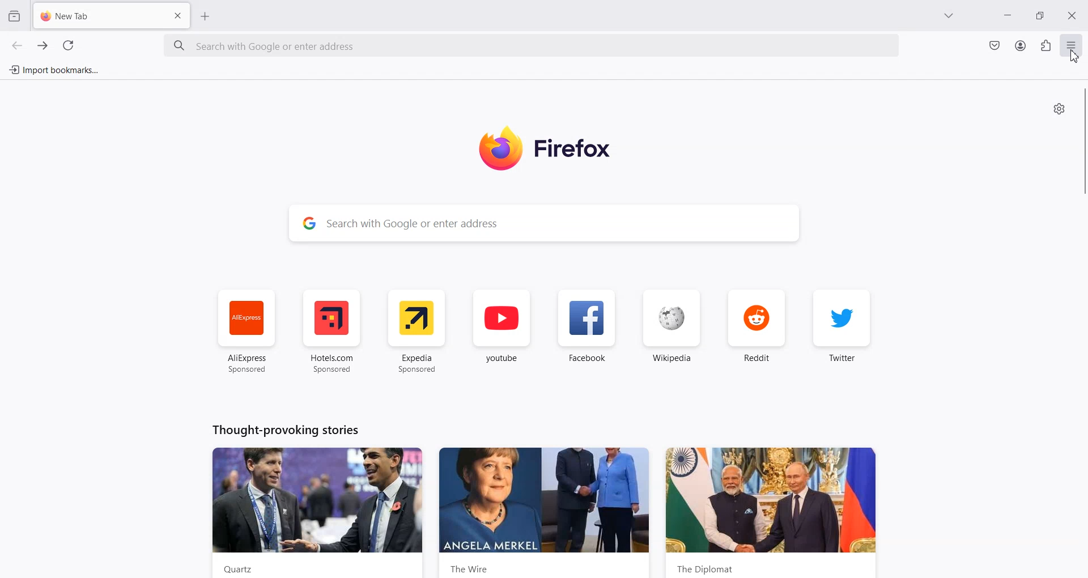 The width and height of the screenshot is (1088, 578). What do you see at coordinates (545, 223) in the screenshot?
I see `Search Bar` at bounding box center [545, 223].